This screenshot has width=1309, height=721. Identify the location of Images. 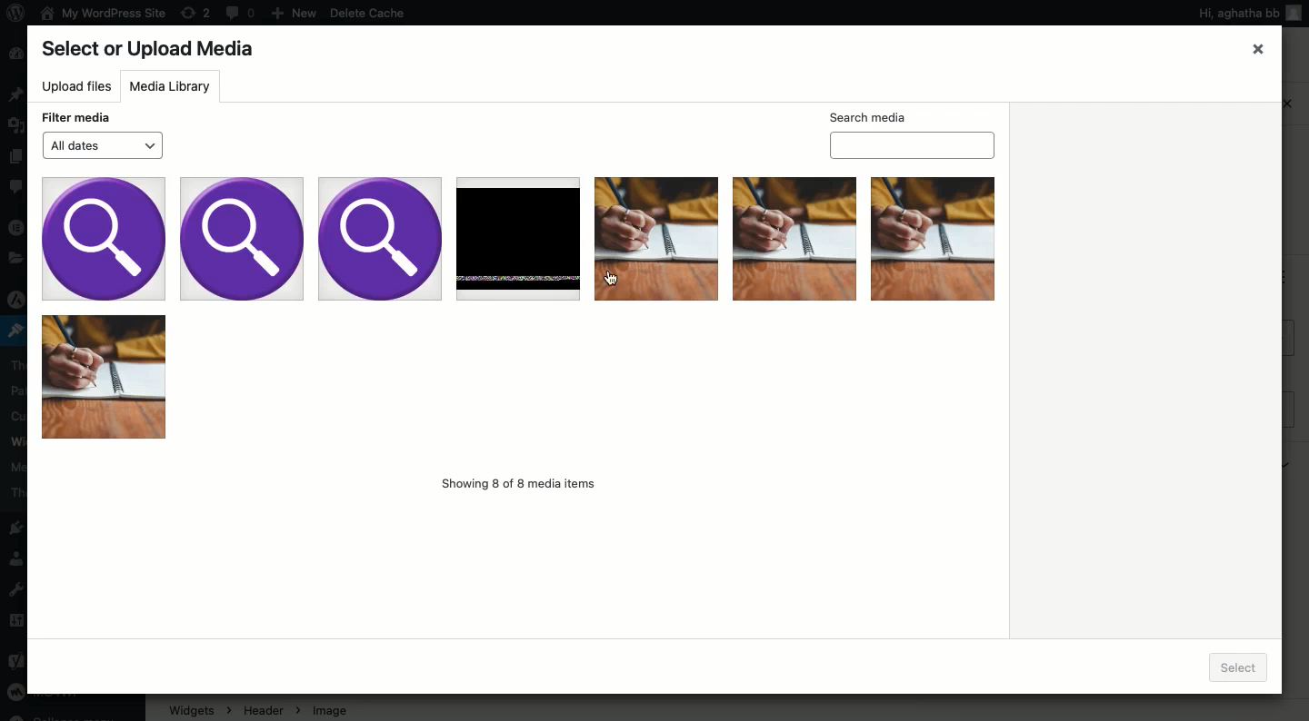
(519, 308).